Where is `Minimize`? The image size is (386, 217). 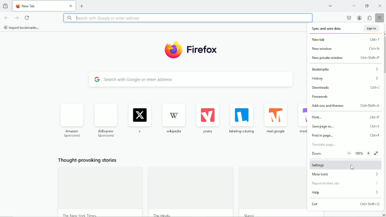
Minimize is located at coordinates (355, 6).